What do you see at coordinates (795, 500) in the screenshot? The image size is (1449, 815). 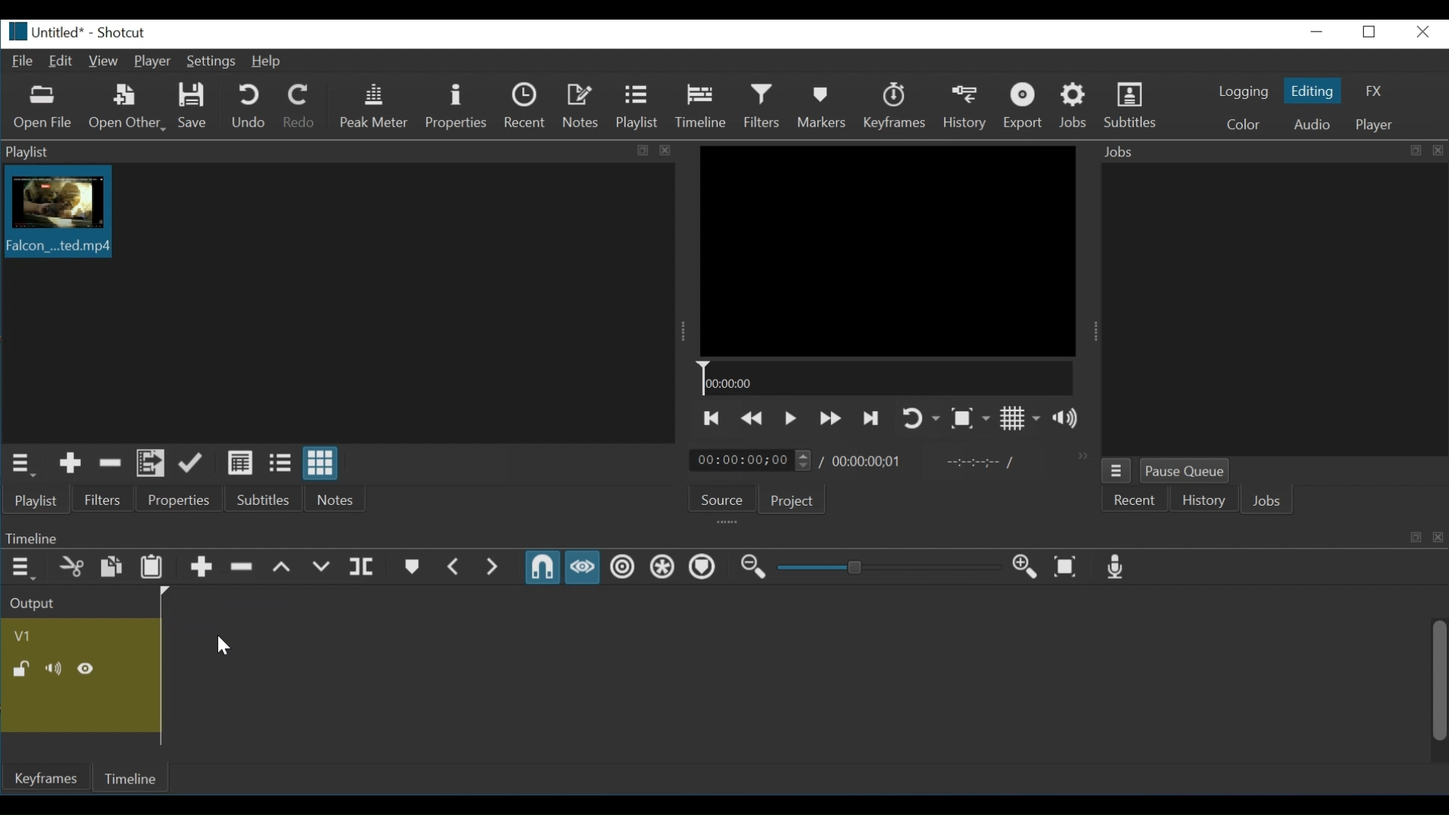 I see `Project` at bounding box center [795, 500].